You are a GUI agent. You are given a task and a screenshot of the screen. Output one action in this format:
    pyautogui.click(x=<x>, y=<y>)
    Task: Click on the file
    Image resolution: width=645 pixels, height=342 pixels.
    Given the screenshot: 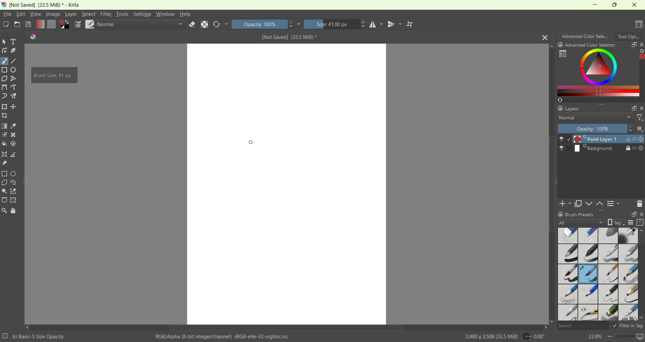 What is the action you would take?
    pyautogui.click(x=8, y=14)
    